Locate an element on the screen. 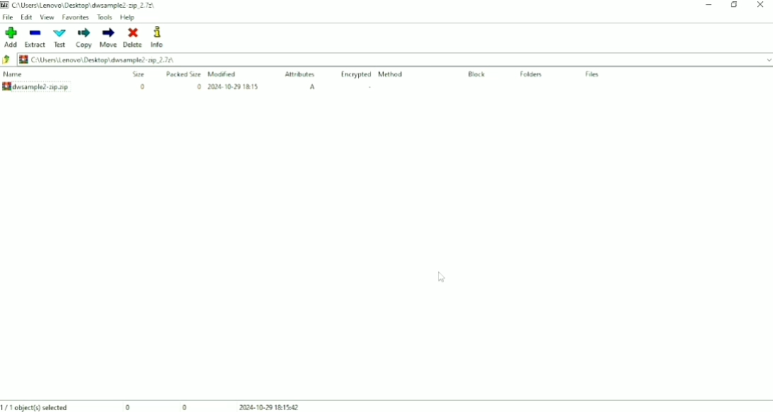  0     0 is located at coordinates (157, 406).